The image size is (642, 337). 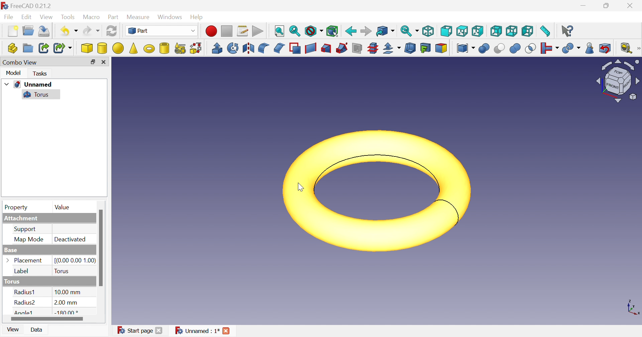 What do you see at coordinates (216, 48) in the screenshot?
I see `Extrude` at bounding box center [216, 48].